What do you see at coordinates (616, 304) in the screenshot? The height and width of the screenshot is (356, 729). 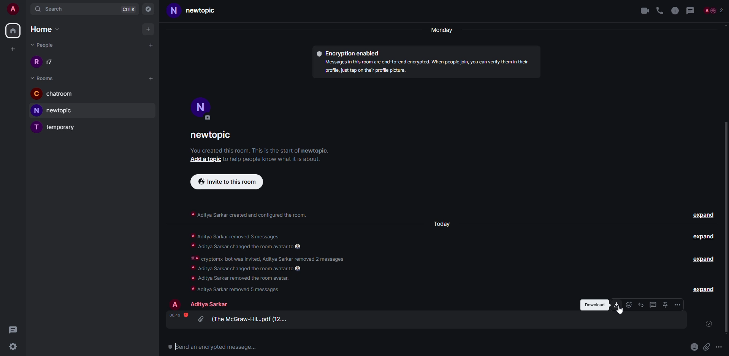 I see `download` at bounding box center [616, 304].